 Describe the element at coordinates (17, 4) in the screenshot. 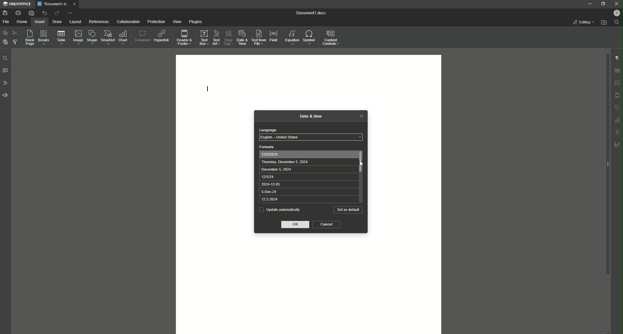

I see `ONLYOFFICE` at that location.